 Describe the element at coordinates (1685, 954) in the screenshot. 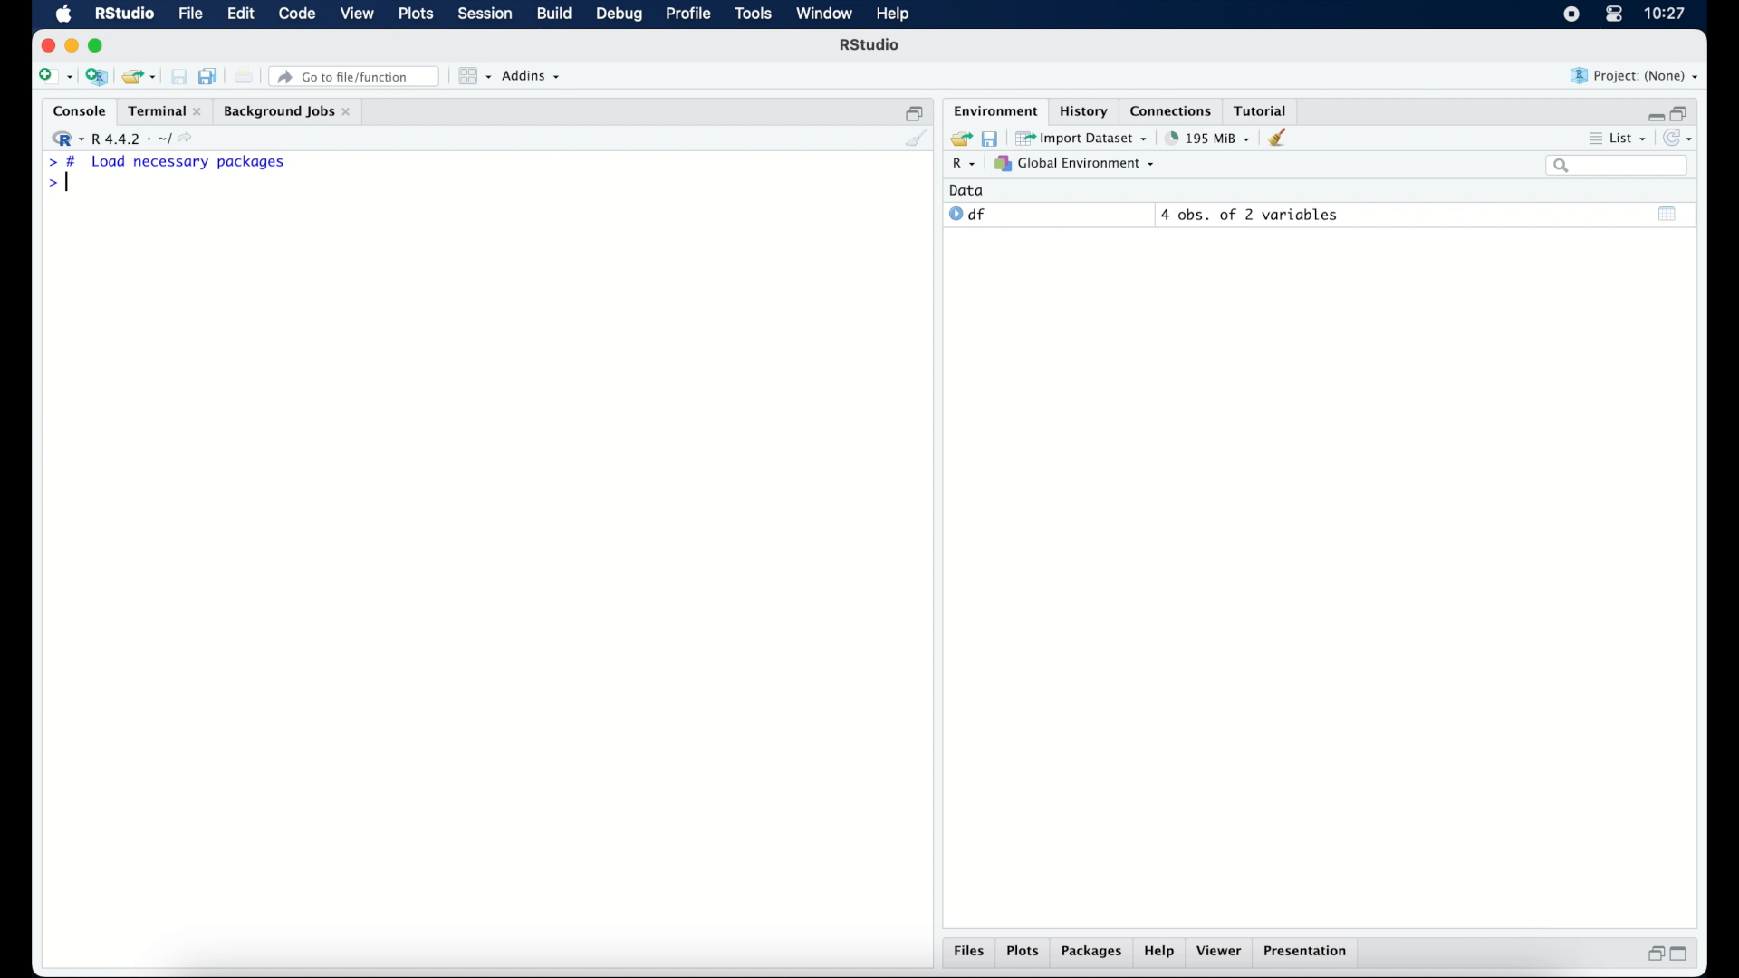

I see `maximize` at that location.